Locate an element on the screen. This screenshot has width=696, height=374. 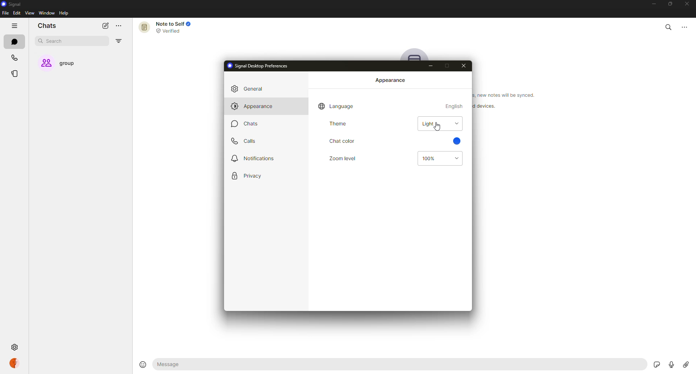
english is located at coordinates (455, 106).